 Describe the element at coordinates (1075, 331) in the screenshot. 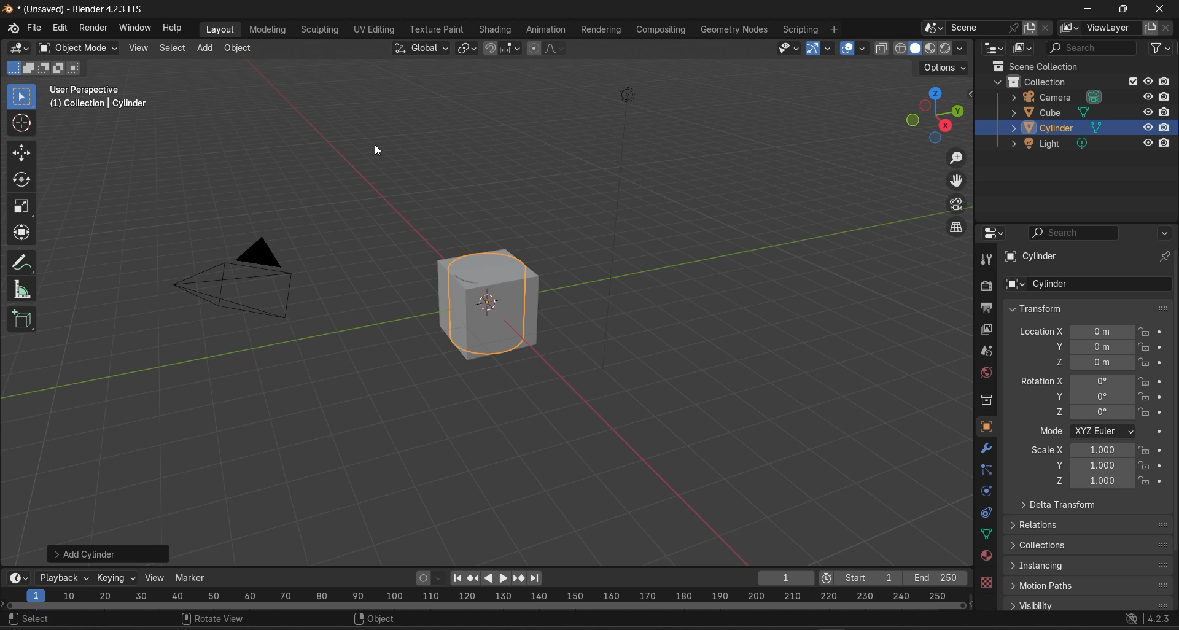

I see `location x` at that location.